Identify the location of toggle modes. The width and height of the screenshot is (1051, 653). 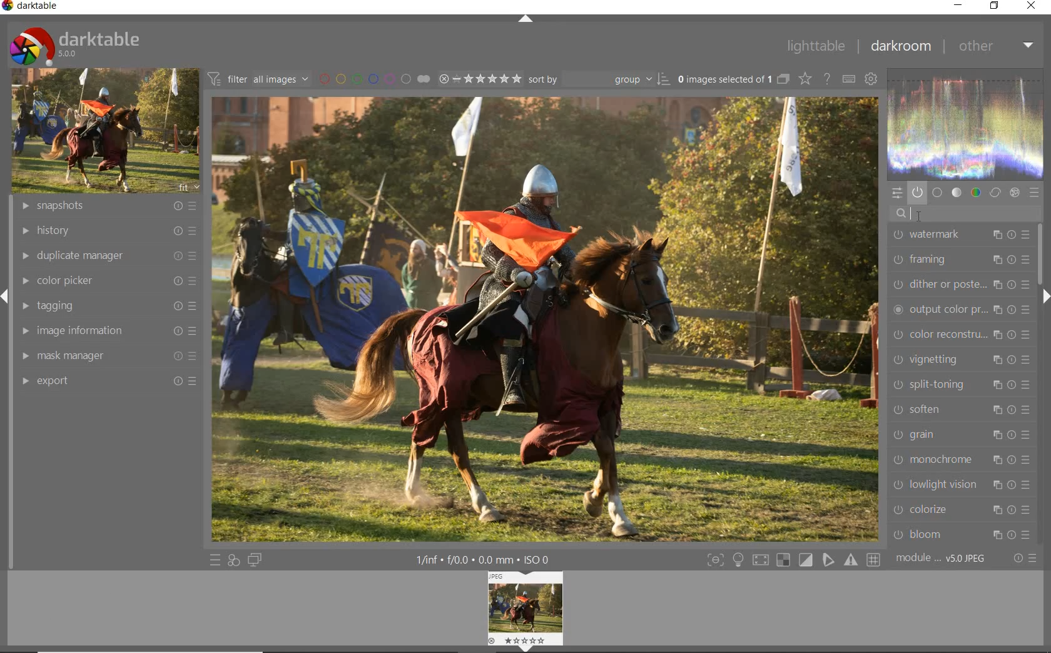
(791, 560).